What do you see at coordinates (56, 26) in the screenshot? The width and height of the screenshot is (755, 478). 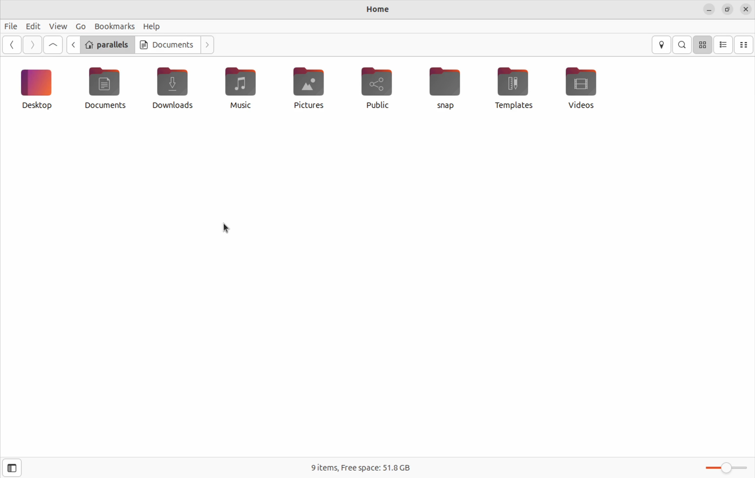 I see `view` at bounding box center [56, 26].